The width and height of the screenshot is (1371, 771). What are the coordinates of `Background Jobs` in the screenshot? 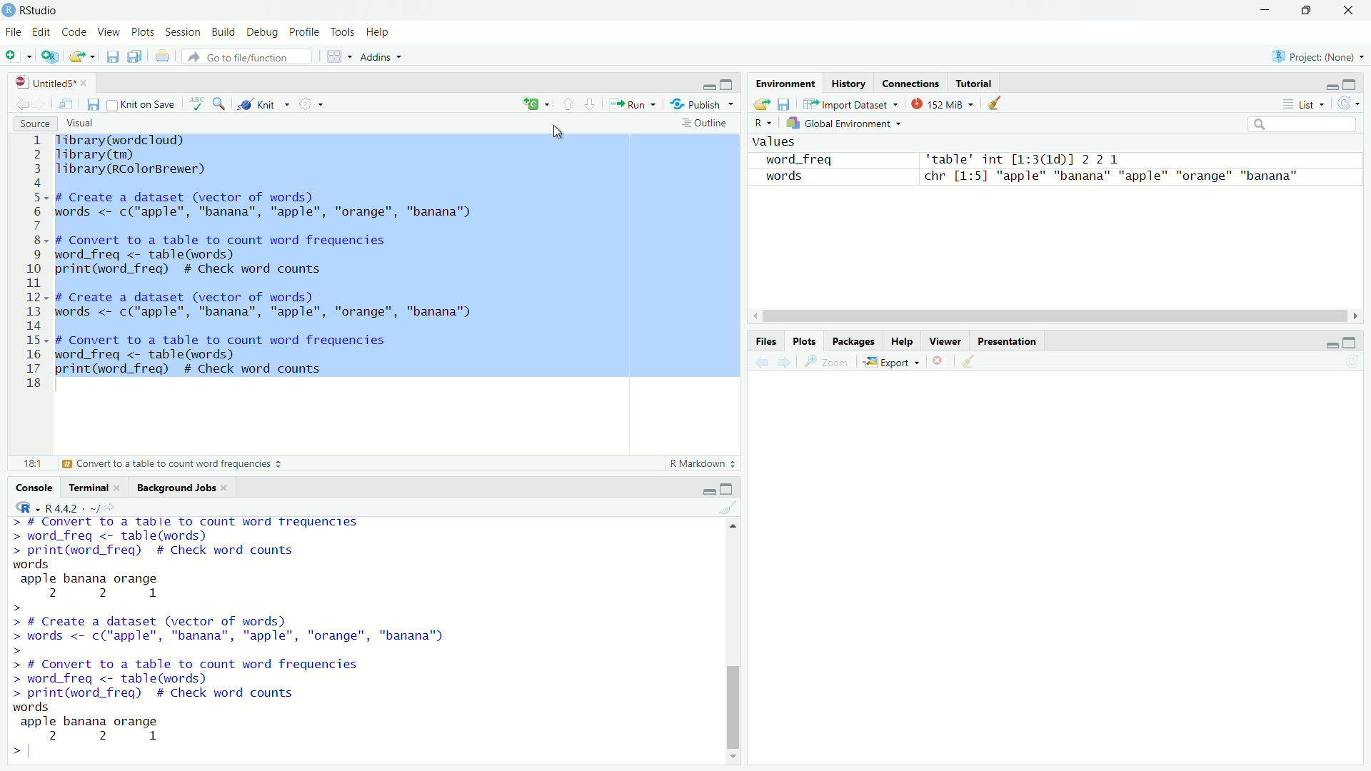 It's located at (184, 487).